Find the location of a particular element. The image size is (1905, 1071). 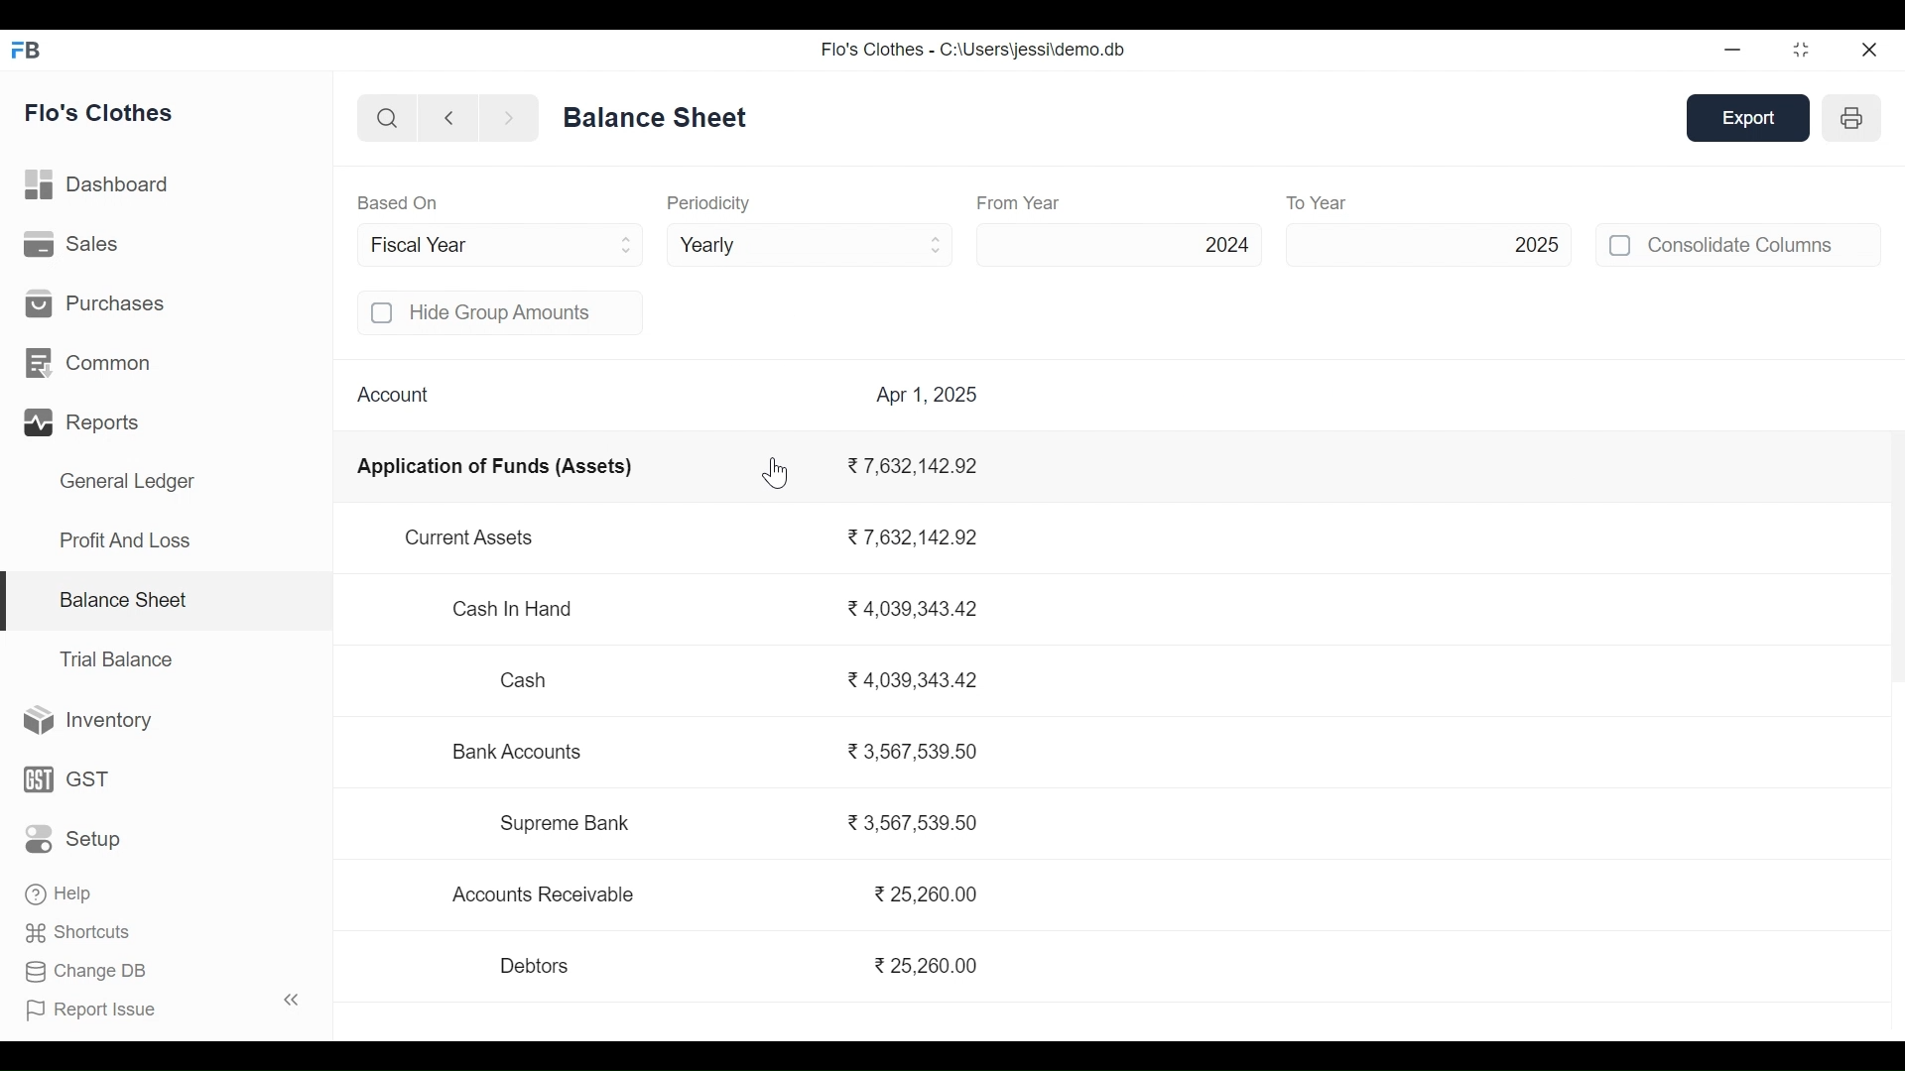

backward is located at coordinates (449, 120).